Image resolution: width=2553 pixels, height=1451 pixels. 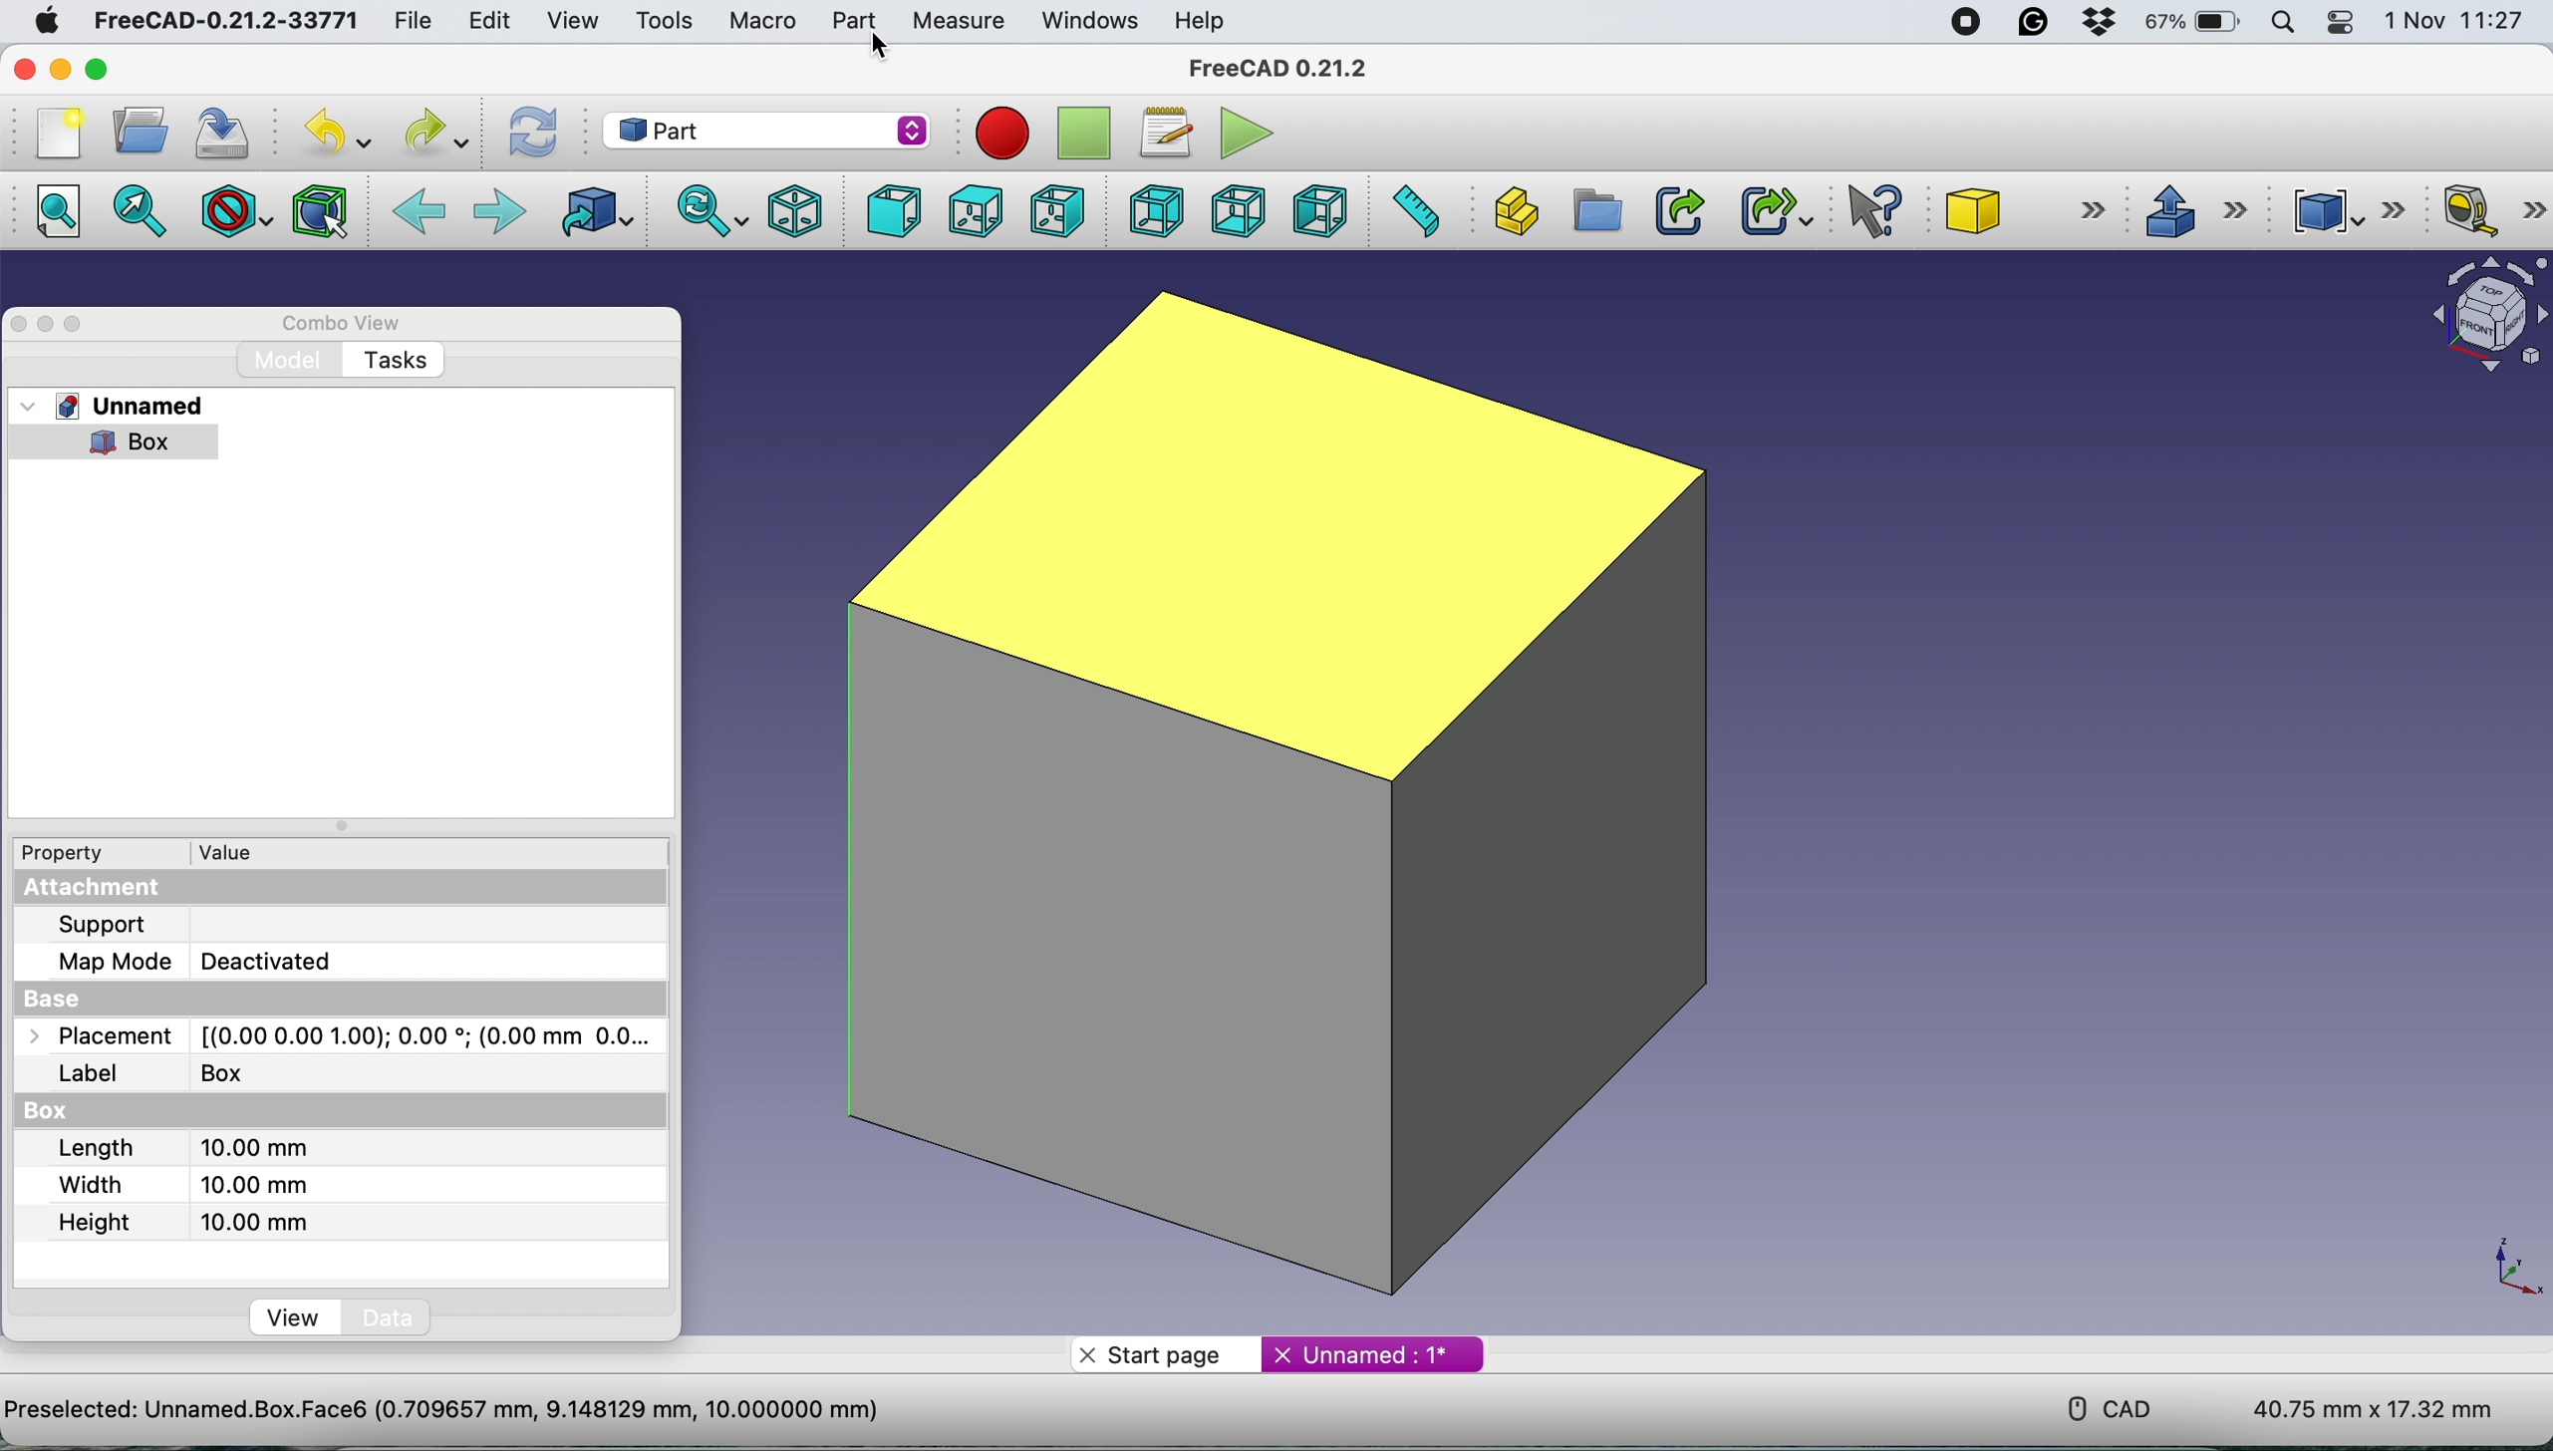 What do you see at coordinates (1867, 210) in the screenshot?
I see `what's this` at bounding box center [1867, 210].